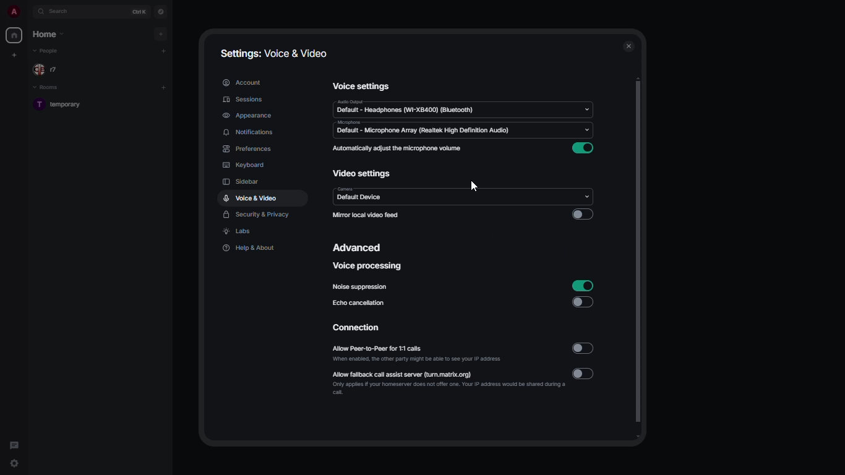 This screenshot has width=845, height=475. What do you see at coordinates (359, 194) in the screenshot?
I see `camera default` at bounding box center [359, 194].